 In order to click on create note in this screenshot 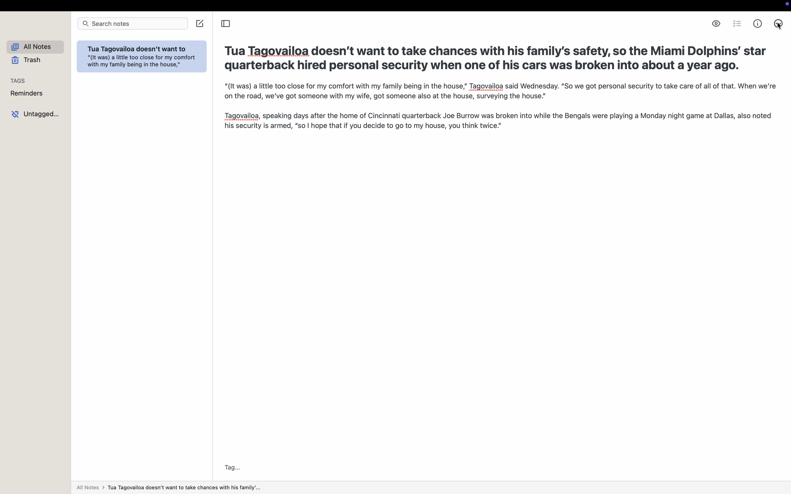, I will do `click(200, 24)`.